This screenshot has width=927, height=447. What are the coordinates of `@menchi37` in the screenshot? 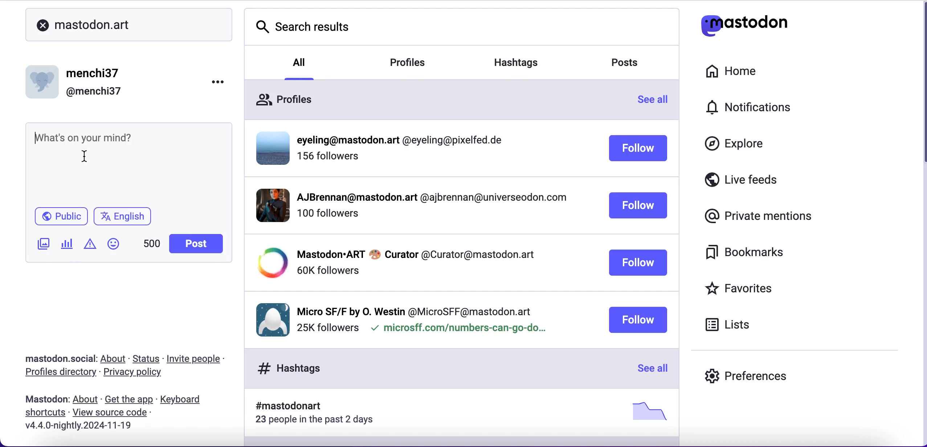 It's located at (94, 92).